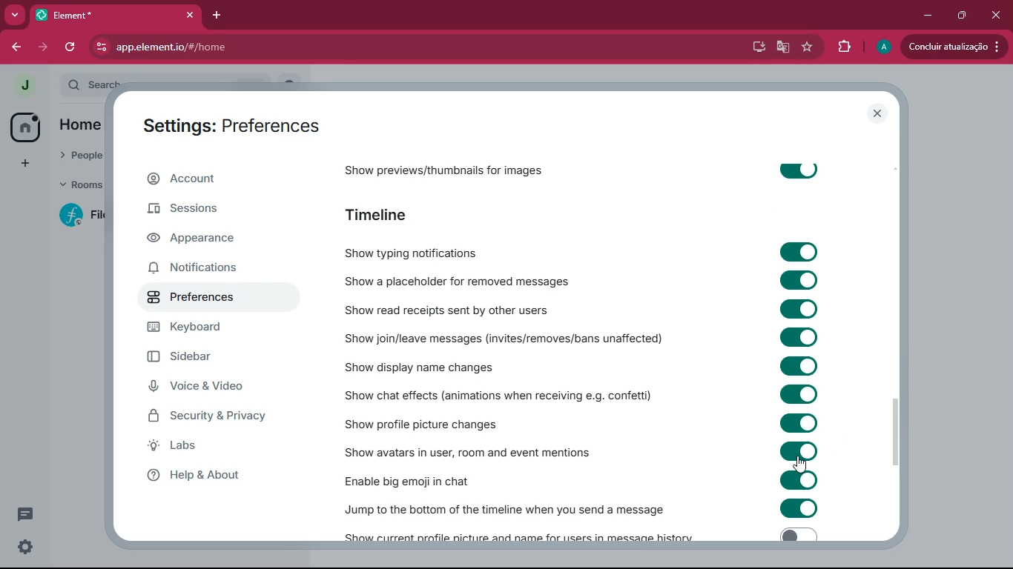 The width and height of the screenshot is (1013, 569). What do you see at coordinates (423, 367) in the screenshot?
I see `show display name changes` at bounding box center [423, 367].